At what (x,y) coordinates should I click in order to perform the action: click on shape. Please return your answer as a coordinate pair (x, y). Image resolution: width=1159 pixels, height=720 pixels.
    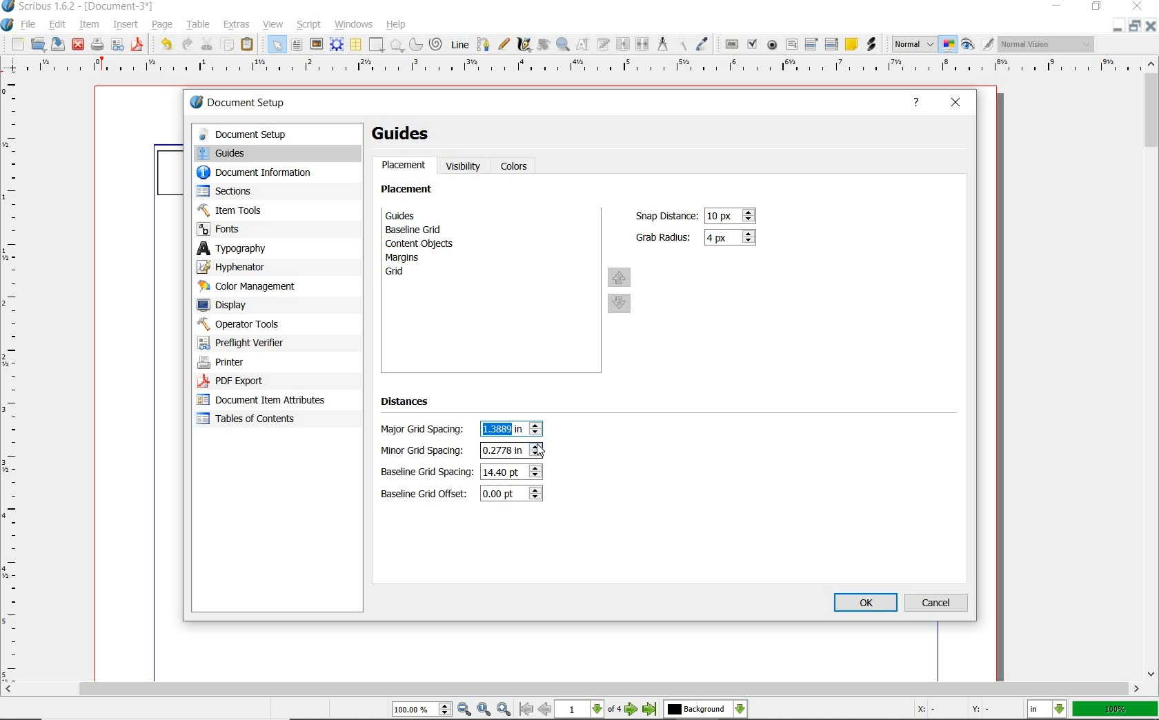
    Looking at the image, I should click on (377, 46).